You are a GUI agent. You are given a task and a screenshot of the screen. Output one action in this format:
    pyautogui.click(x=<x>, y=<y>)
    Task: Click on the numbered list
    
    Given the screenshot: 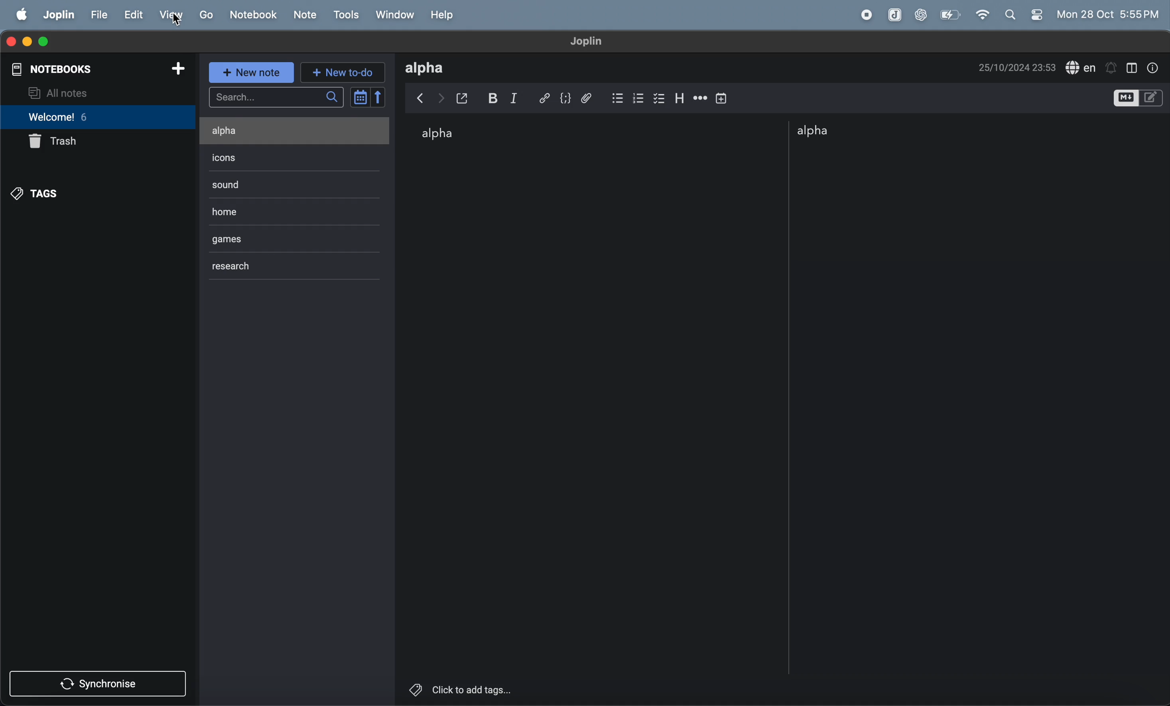 What is the action you would take?
    pyautogui.click(x=639, y=96)
    